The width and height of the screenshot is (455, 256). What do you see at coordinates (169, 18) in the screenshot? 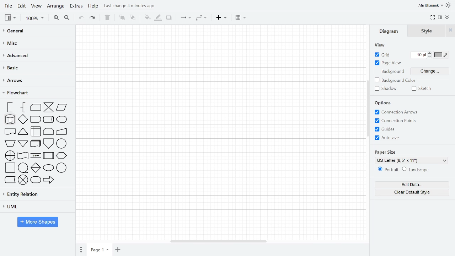
I see `Shadow` at bounding box center [169, 18].